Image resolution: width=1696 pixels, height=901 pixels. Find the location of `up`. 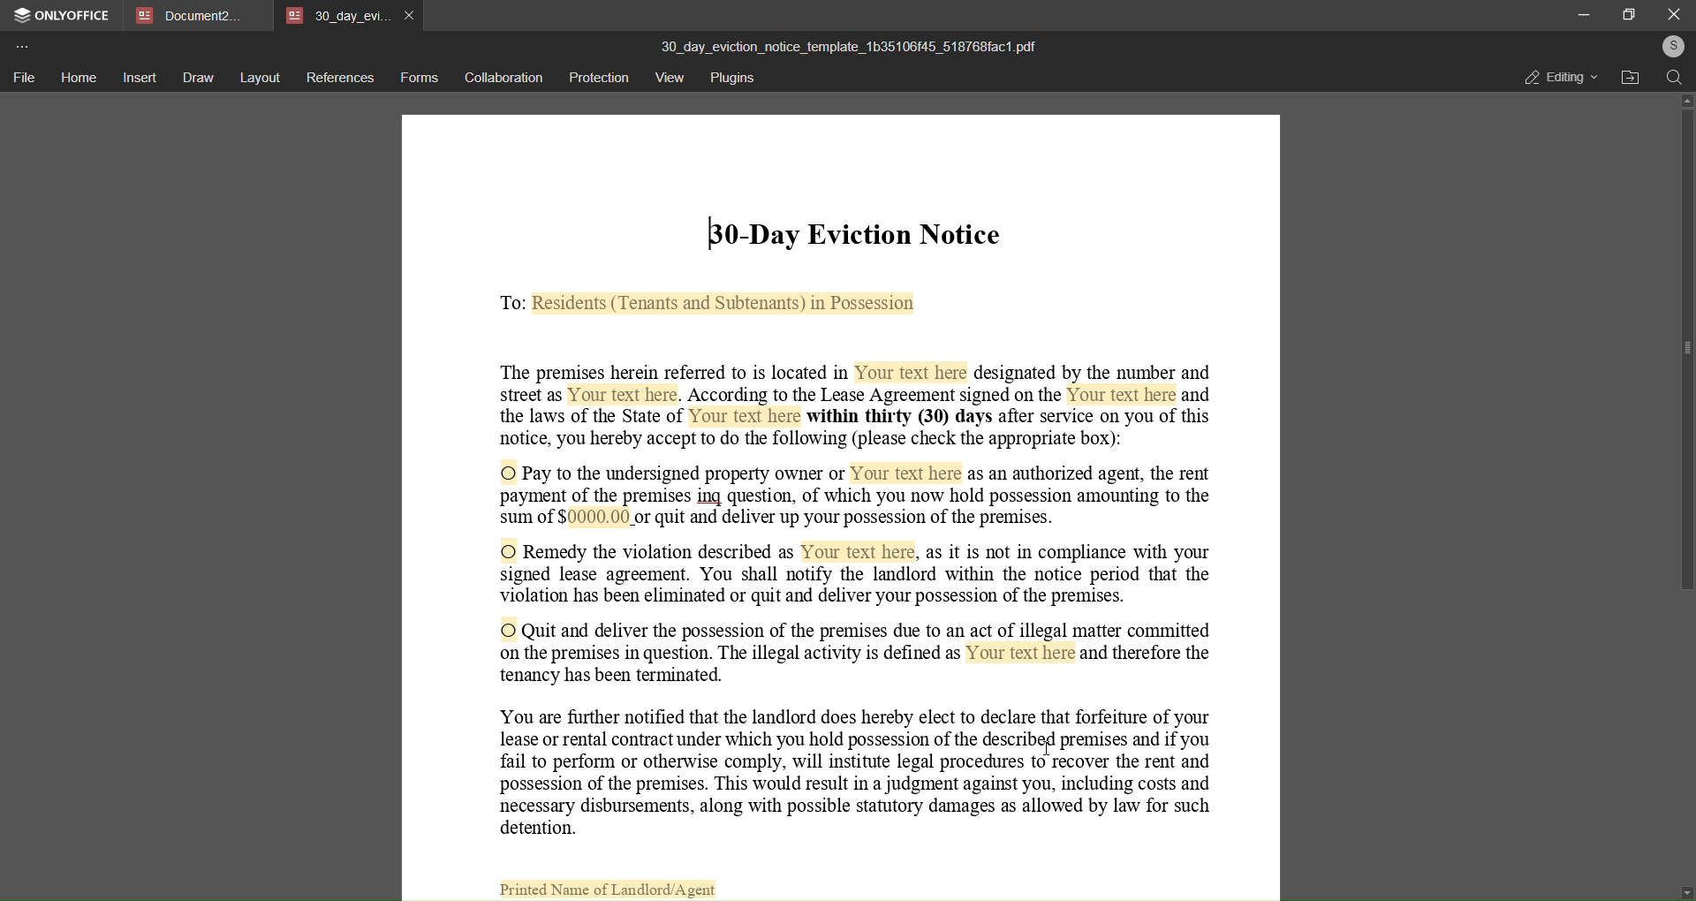

up is located at coordinates (1684, 99).